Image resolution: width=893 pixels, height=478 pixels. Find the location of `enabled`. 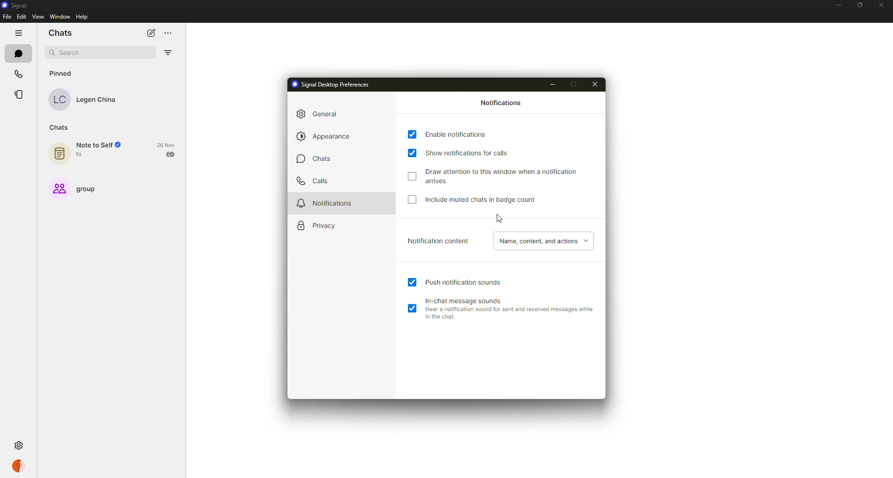

enabled is located at coordinates (412, 153).